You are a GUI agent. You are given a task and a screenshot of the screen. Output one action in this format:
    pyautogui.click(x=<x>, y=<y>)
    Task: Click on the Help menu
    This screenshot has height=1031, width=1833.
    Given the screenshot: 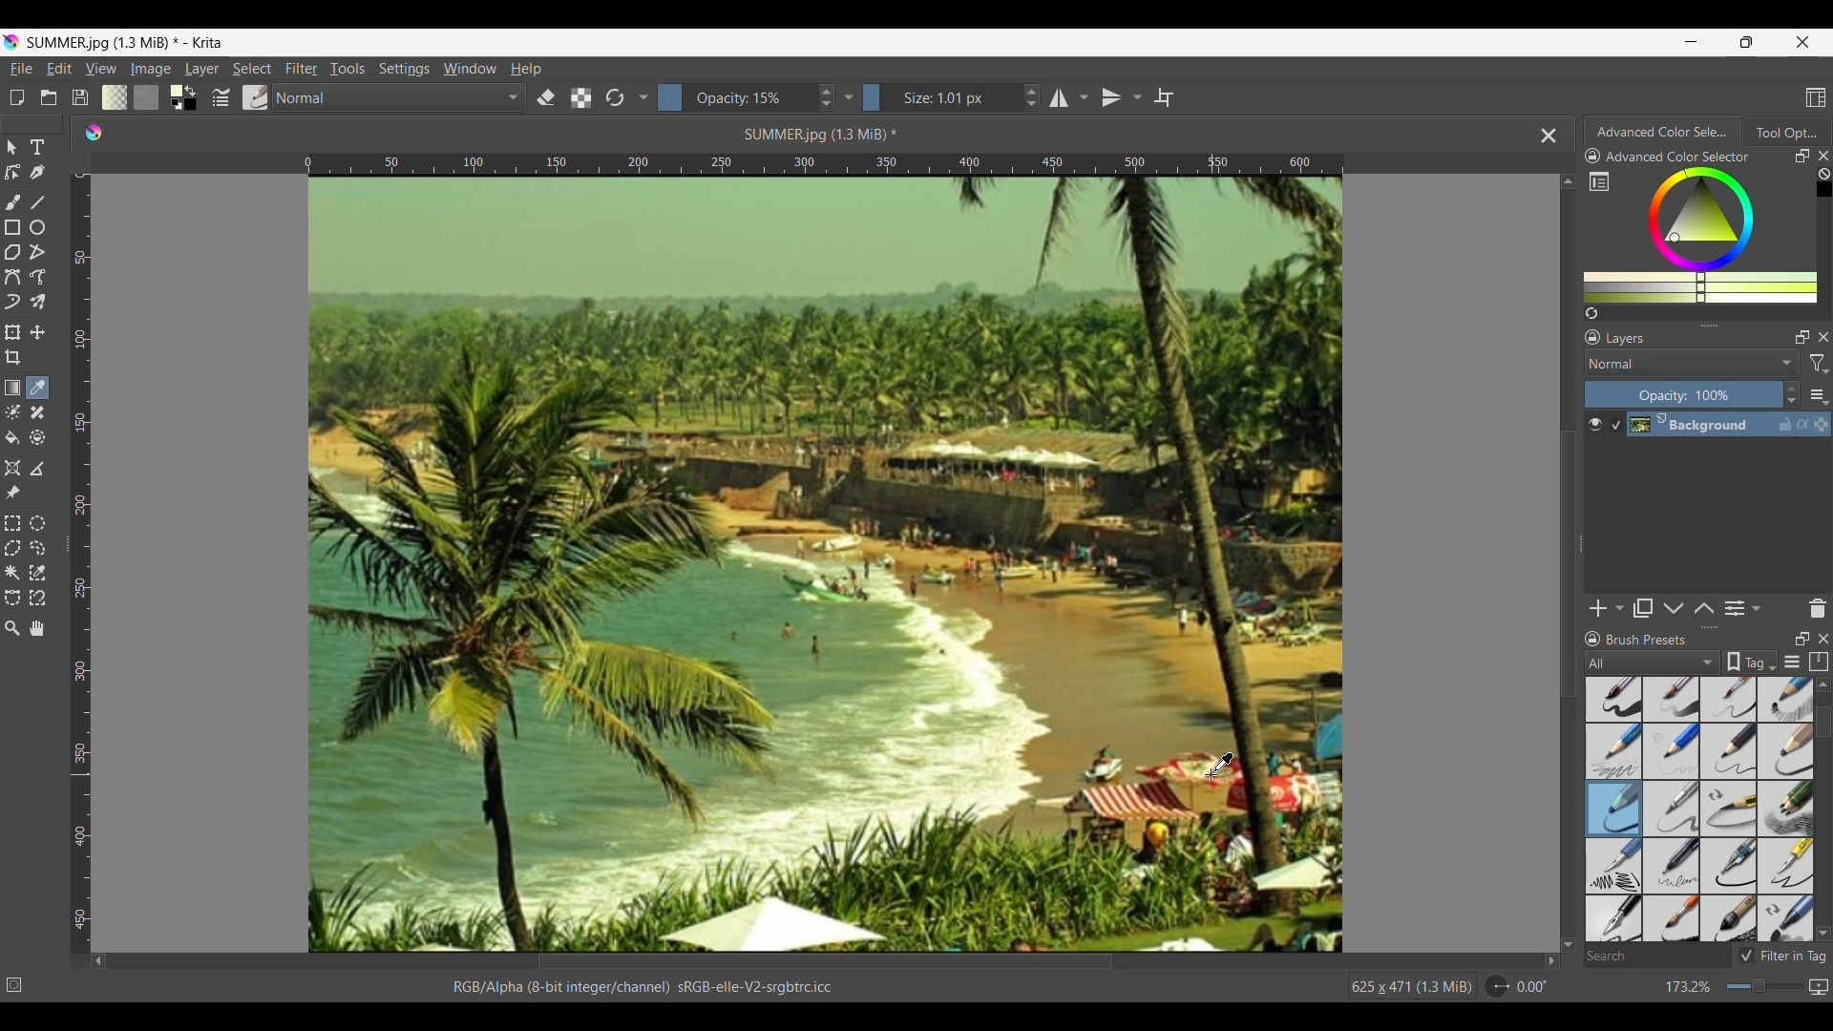 What is the action you would take?
    pyautogui.click(x=526, y=68)
    